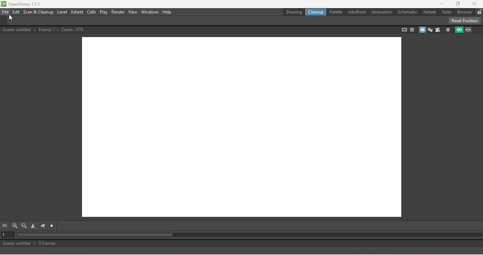  Describe the element at coordinates (469, 30) in the screenshot. I see `Sub-camera preview` at that location.